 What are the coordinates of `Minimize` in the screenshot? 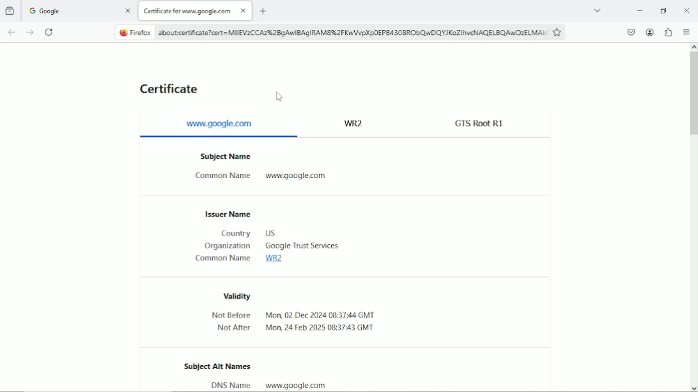 It's located at (637, 10).